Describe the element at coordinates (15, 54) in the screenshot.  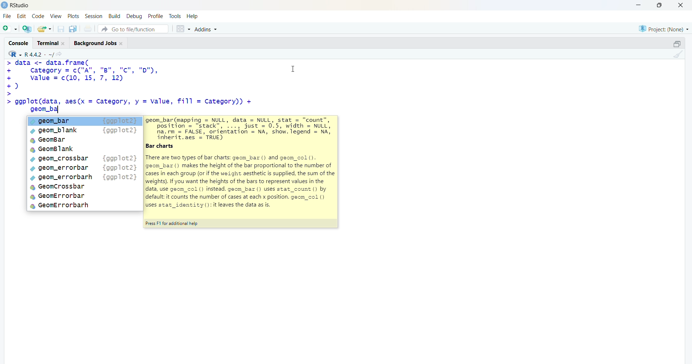
I see `R language` at that location.